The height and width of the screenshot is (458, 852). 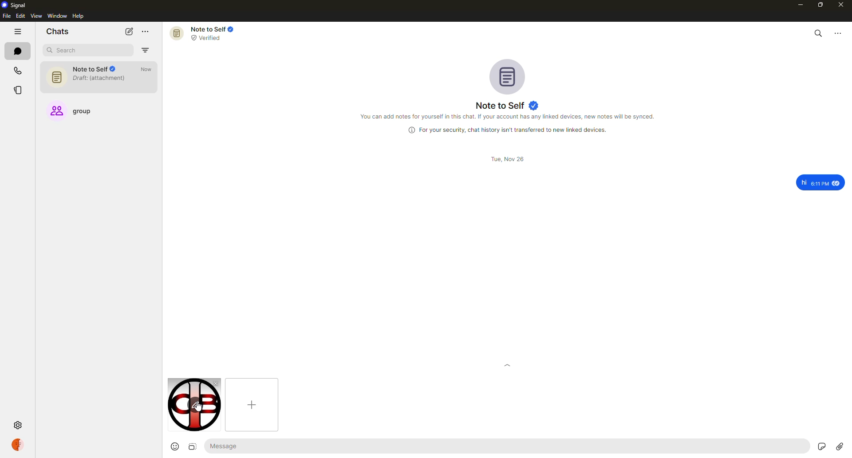 What do you see at coordinates (72, 51) in the screenshot?
I see `search` at bounding box center [72, 51].